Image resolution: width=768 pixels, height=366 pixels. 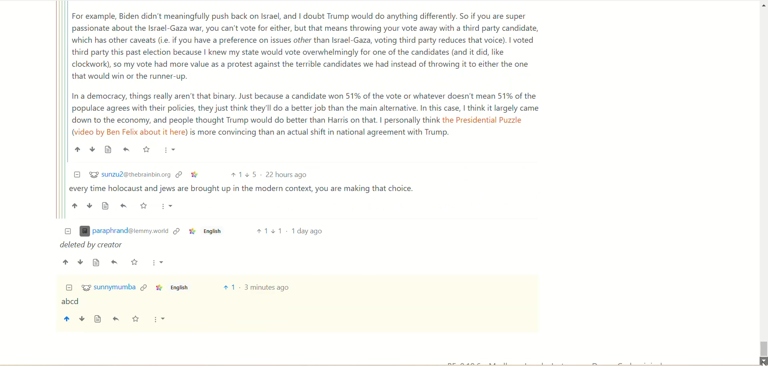 I want to click on downvote, so click(x=81, y=318).